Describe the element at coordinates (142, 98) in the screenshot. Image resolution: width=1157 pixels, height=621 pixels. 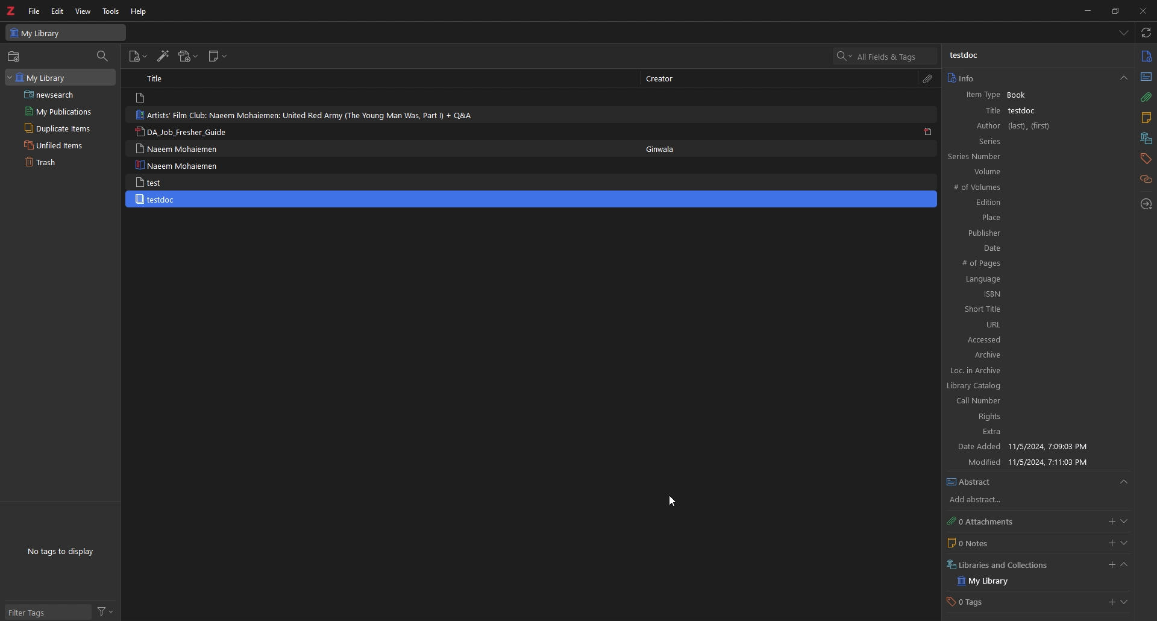
I see `file logo` at that location.